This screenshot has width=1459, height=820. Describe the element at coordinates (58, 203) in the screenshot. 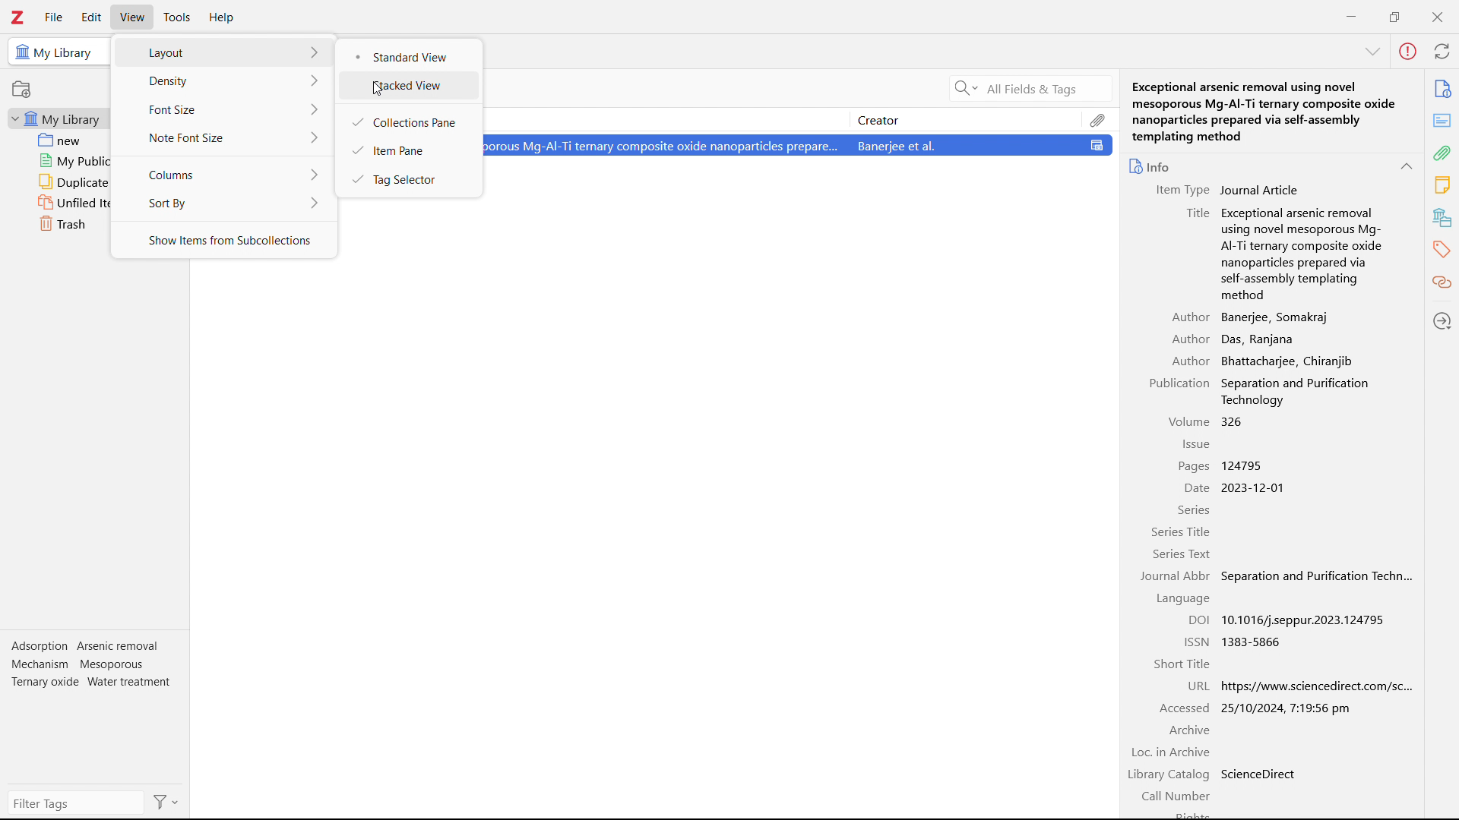

I see `unfiled items` at that location.